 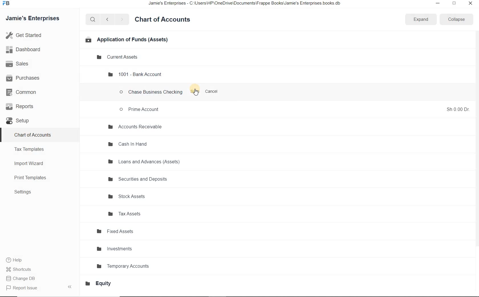 What do you see at coordinates (135, 127) in the screenshot?
I see `Accounts Receivable` at bounding box center [135, 127].